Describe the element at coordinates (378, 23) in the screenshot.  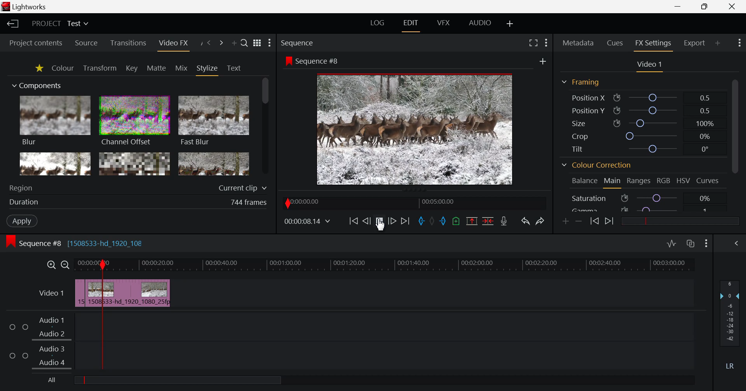
I see `LOG Layout` at that location.